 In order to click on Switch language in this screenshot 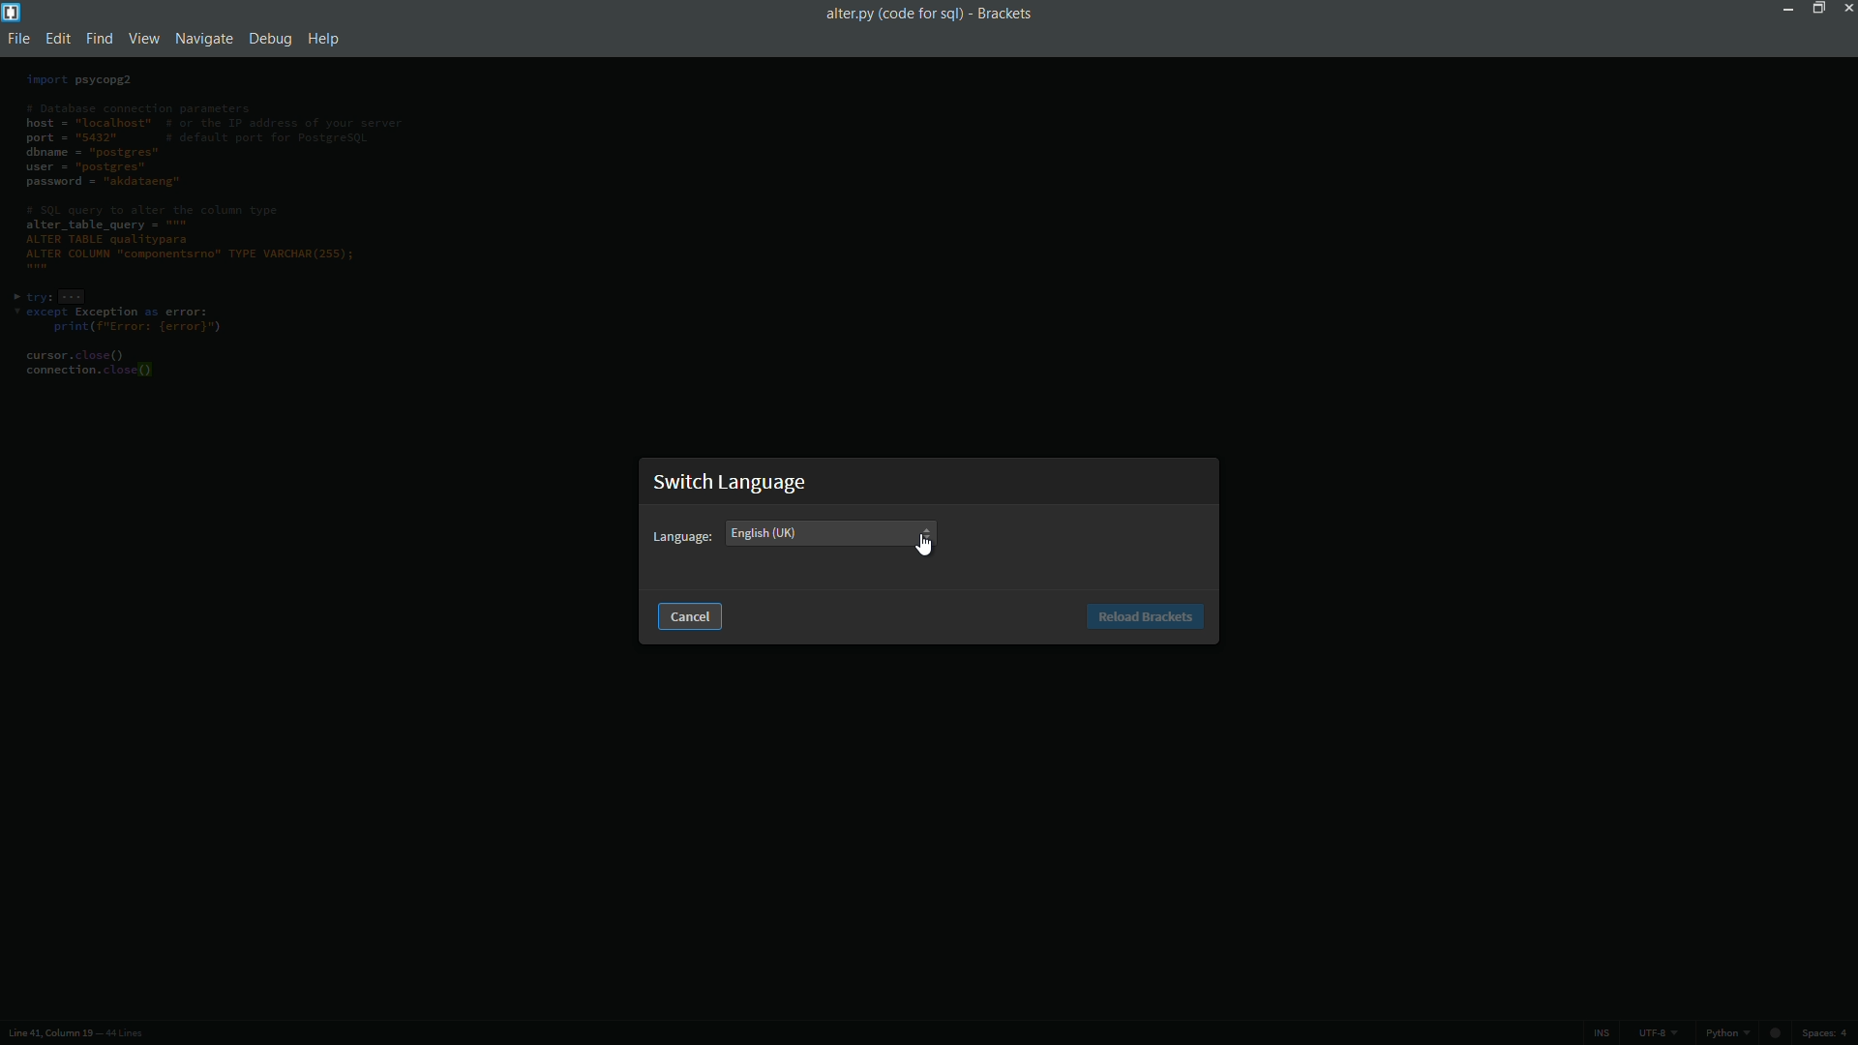, I will do `click(735, 484)`.